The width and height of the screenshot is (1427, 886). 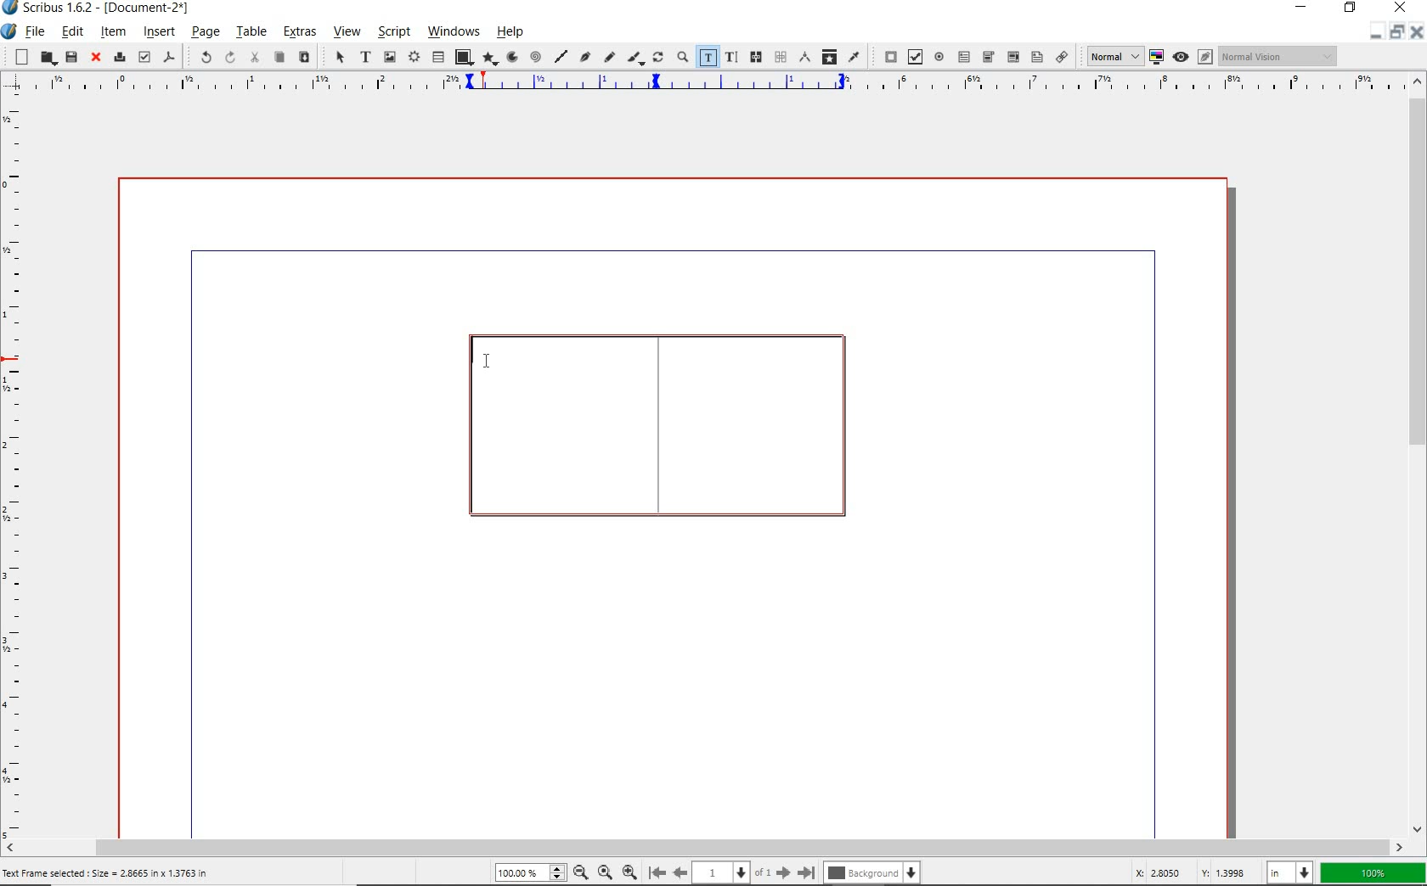 What do you see at coordinates (305, 58) in the screenshot?
I see `paste` at bounding box center [305, 58].